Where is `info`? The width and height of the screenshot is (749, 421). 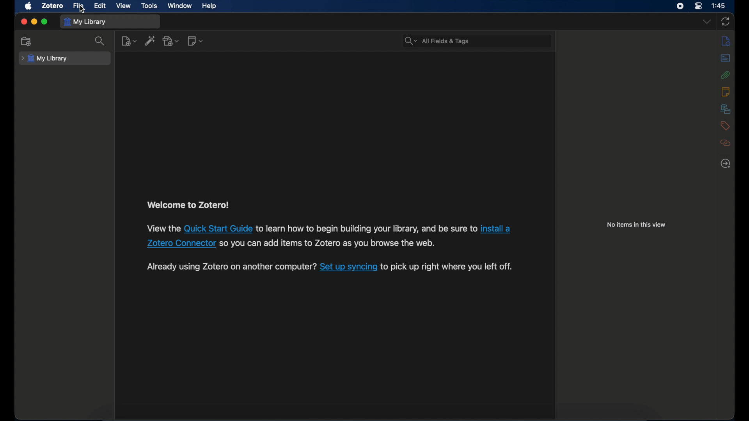
info is located at coordinates (726, 41).